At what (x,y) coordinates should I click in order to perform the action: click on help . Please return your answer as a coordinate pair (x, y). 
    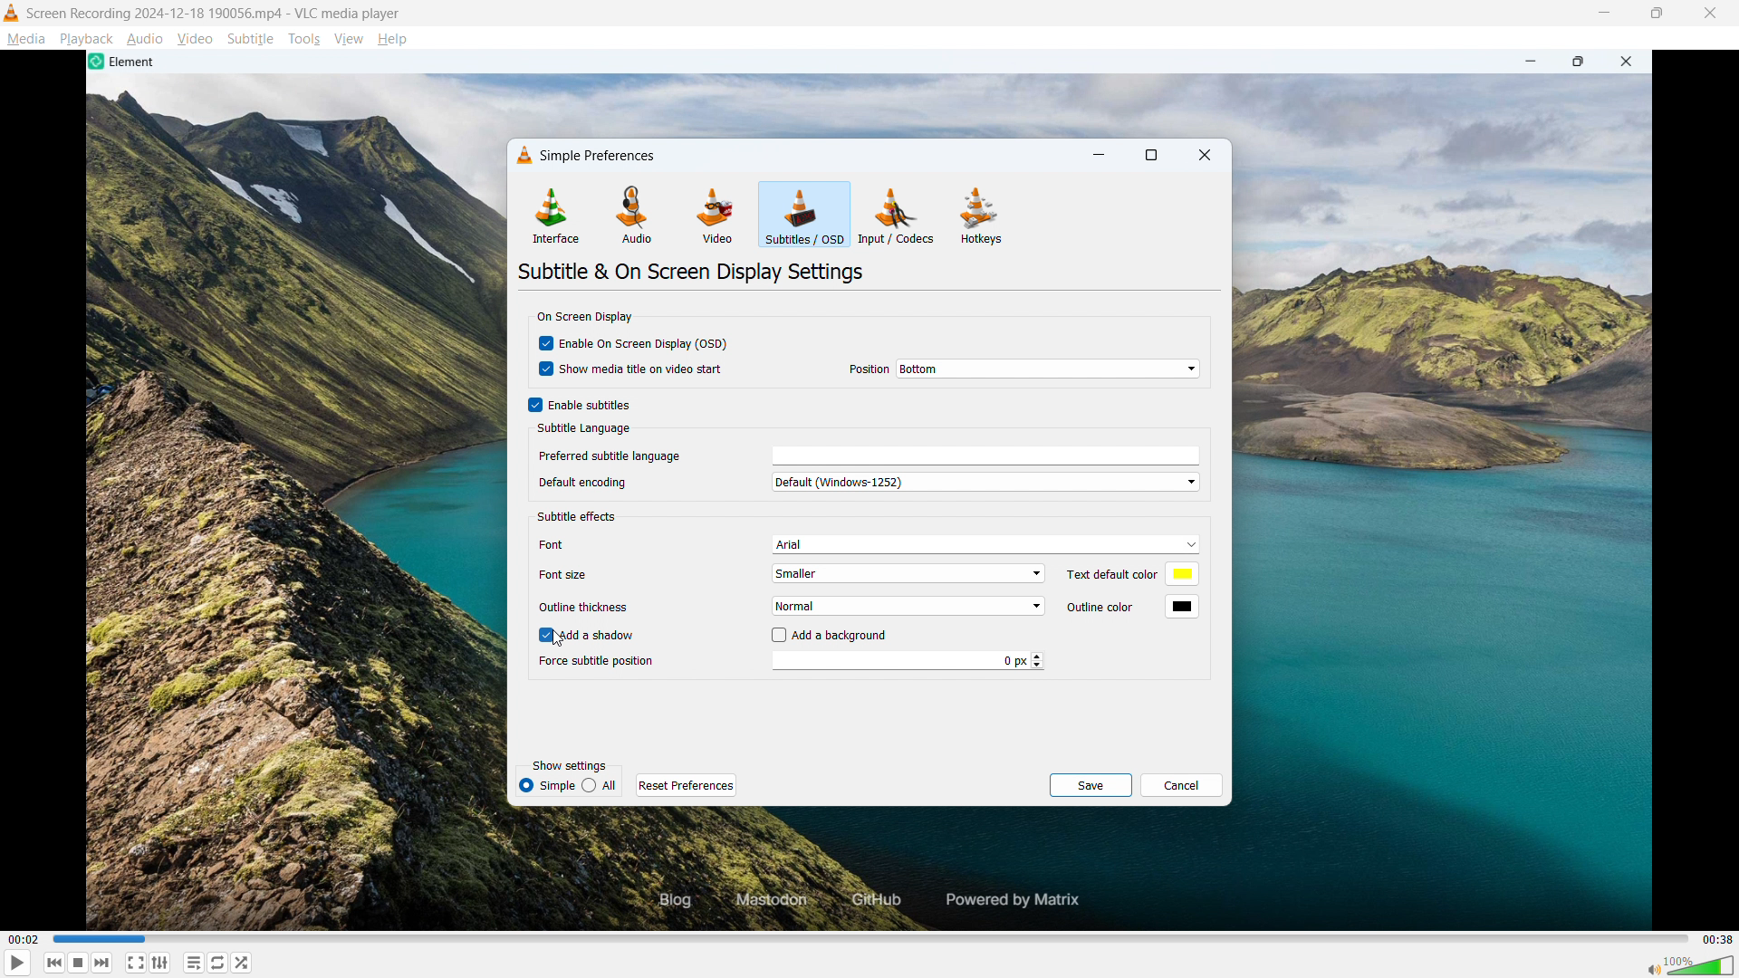
    Looking at the image, I should click on (393, 40).